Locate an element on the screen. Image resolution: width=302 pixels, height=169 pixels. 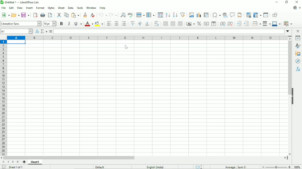
Standard selection is located at coordinates (198, 167).